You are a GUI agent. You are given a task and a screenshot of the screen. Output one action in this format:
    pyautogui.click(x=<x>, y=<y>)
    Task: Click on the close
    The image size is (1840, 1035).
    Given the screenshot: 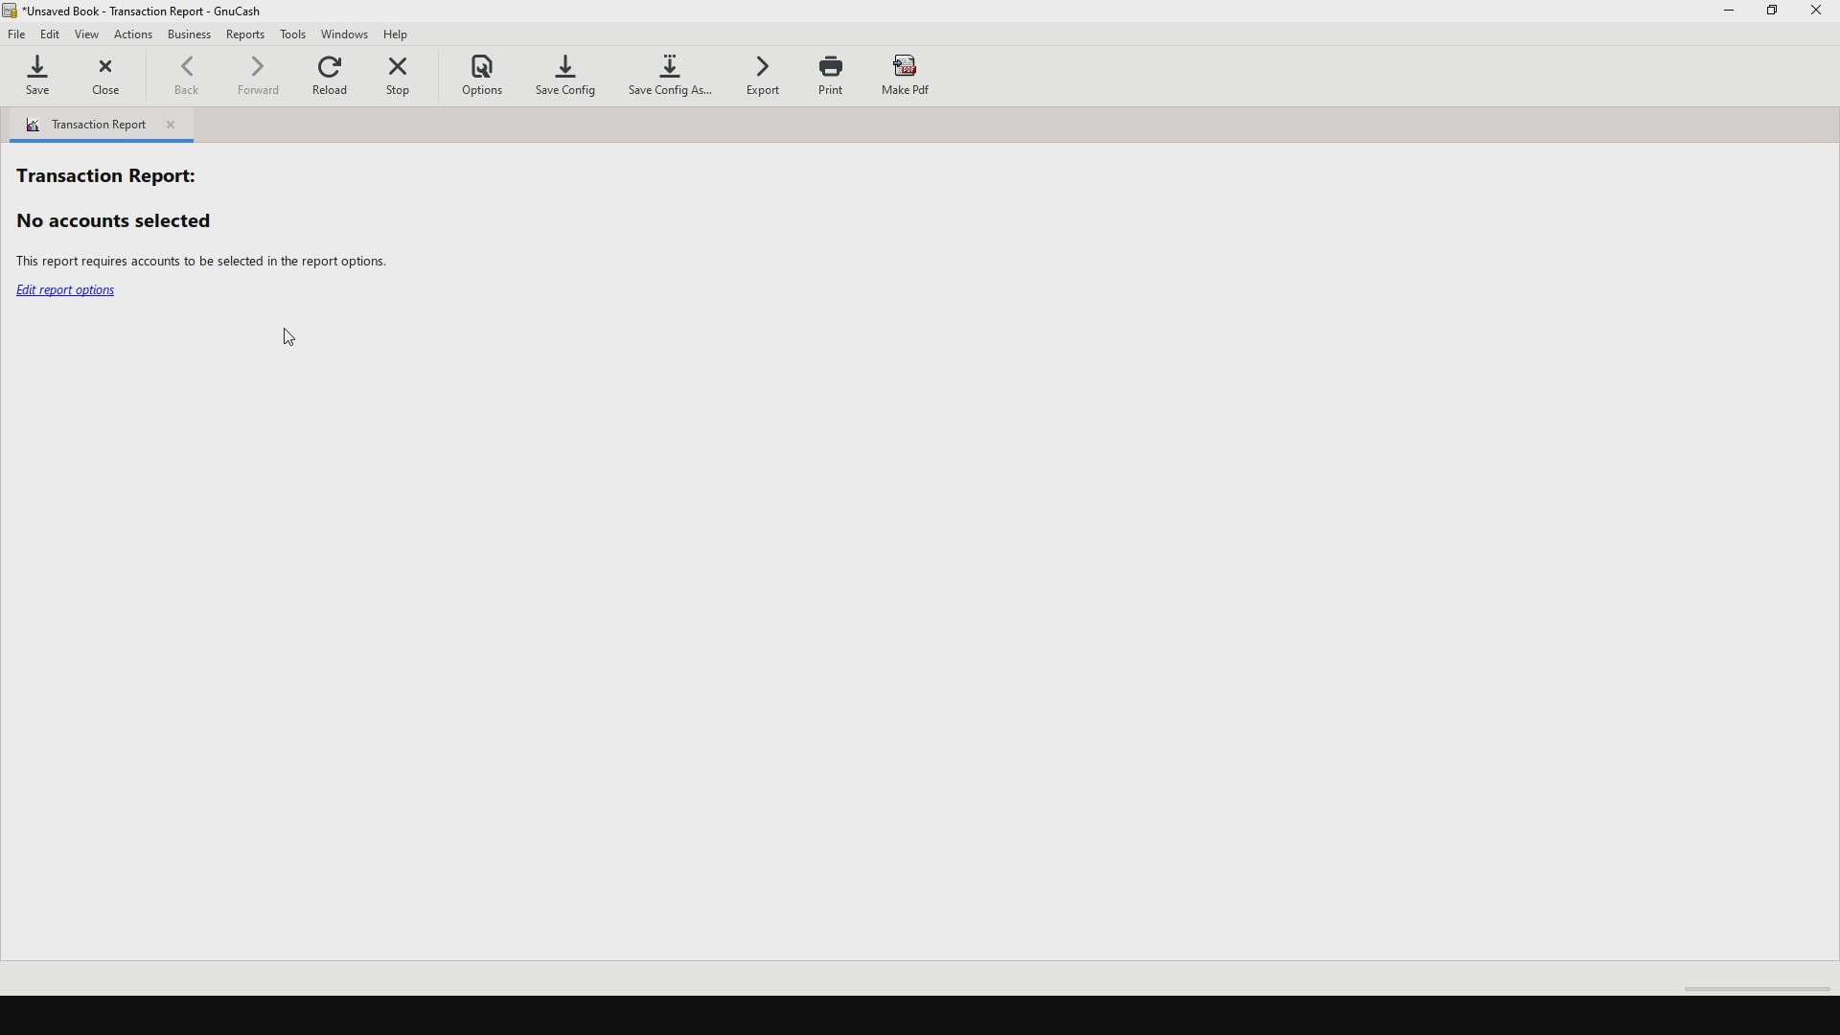 What is the action you would take?
    pyautogui.click(x=174, y=126)
    